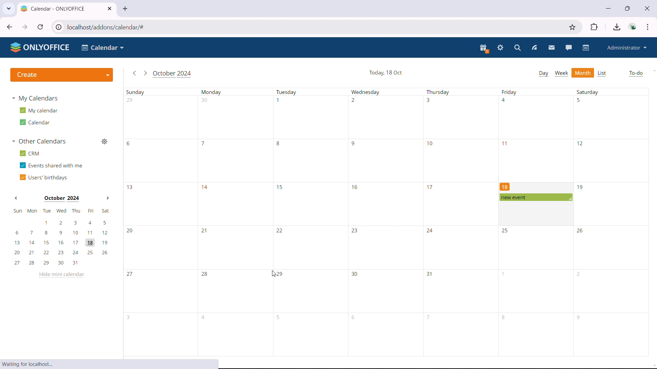 The width and height of the screenshot is (657, 369). What do you see at coordinates (30, 364) in the screenshot?
I see `link` at bounding box center [30, 364].